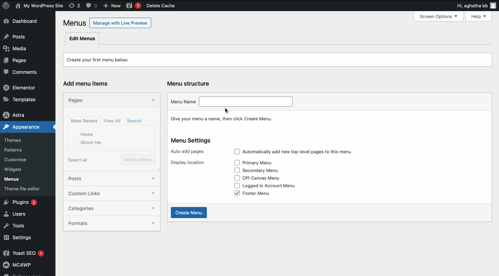  Describe the element at coordinates (25, 22) in the screenshot. I see `Dashboard` at that location.